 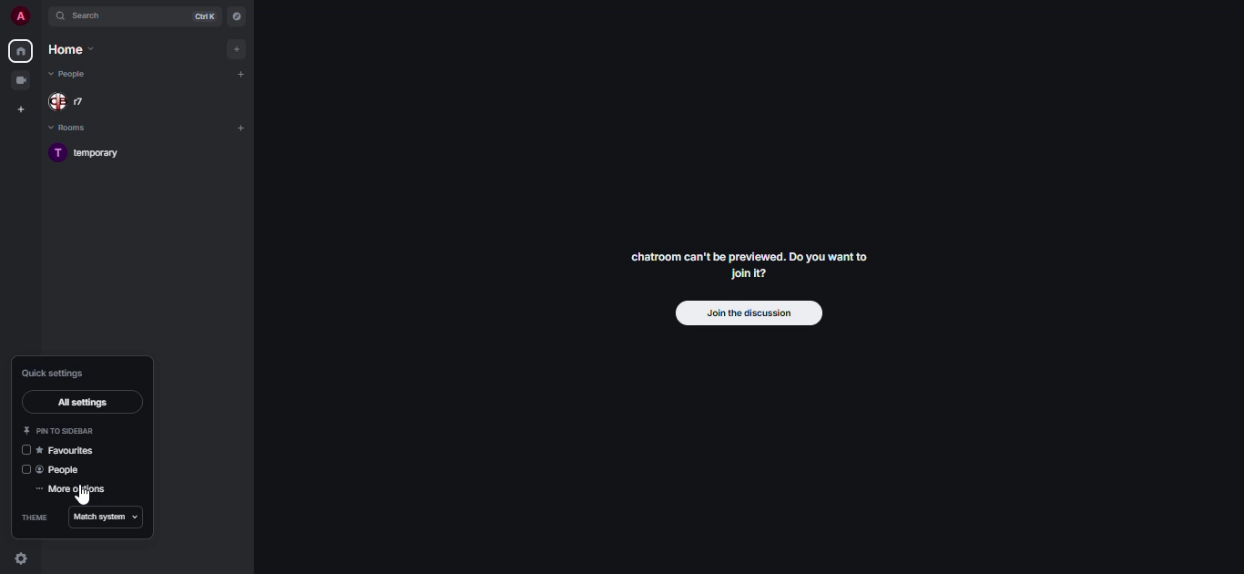 What do you see at coordinates (62, 431) in the screenshot?
I see `pin to sidebar` at bounding box center [62, 431].